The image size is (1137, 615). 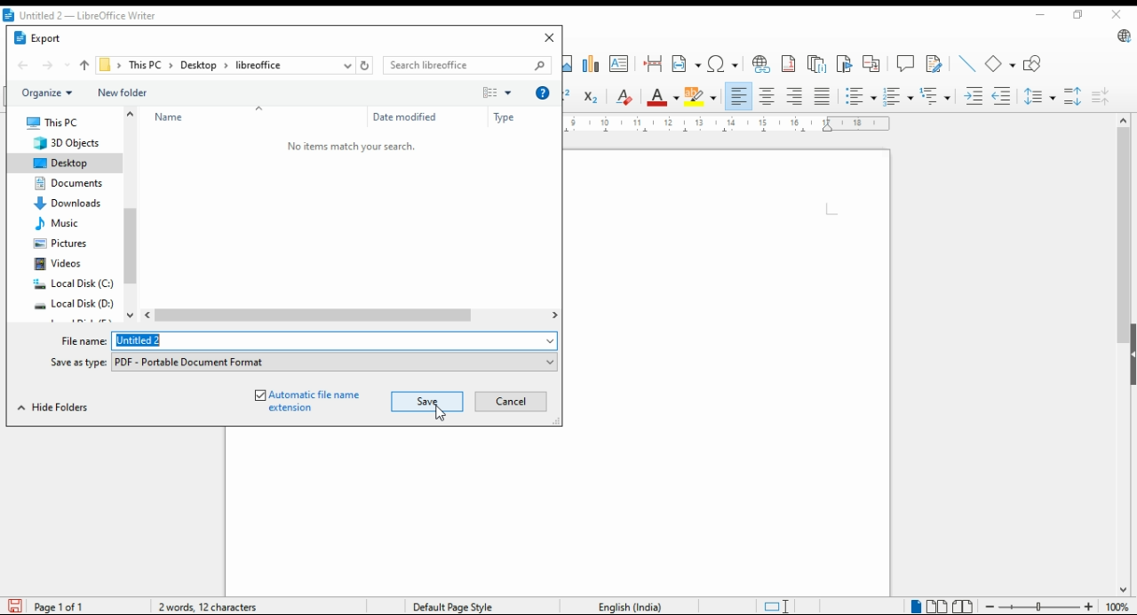 I want to click on File name, so click(x=336, y=340).